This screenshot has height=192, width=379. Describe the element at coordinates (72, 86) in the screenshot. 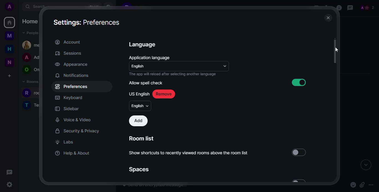

I see `preferences` at that location.